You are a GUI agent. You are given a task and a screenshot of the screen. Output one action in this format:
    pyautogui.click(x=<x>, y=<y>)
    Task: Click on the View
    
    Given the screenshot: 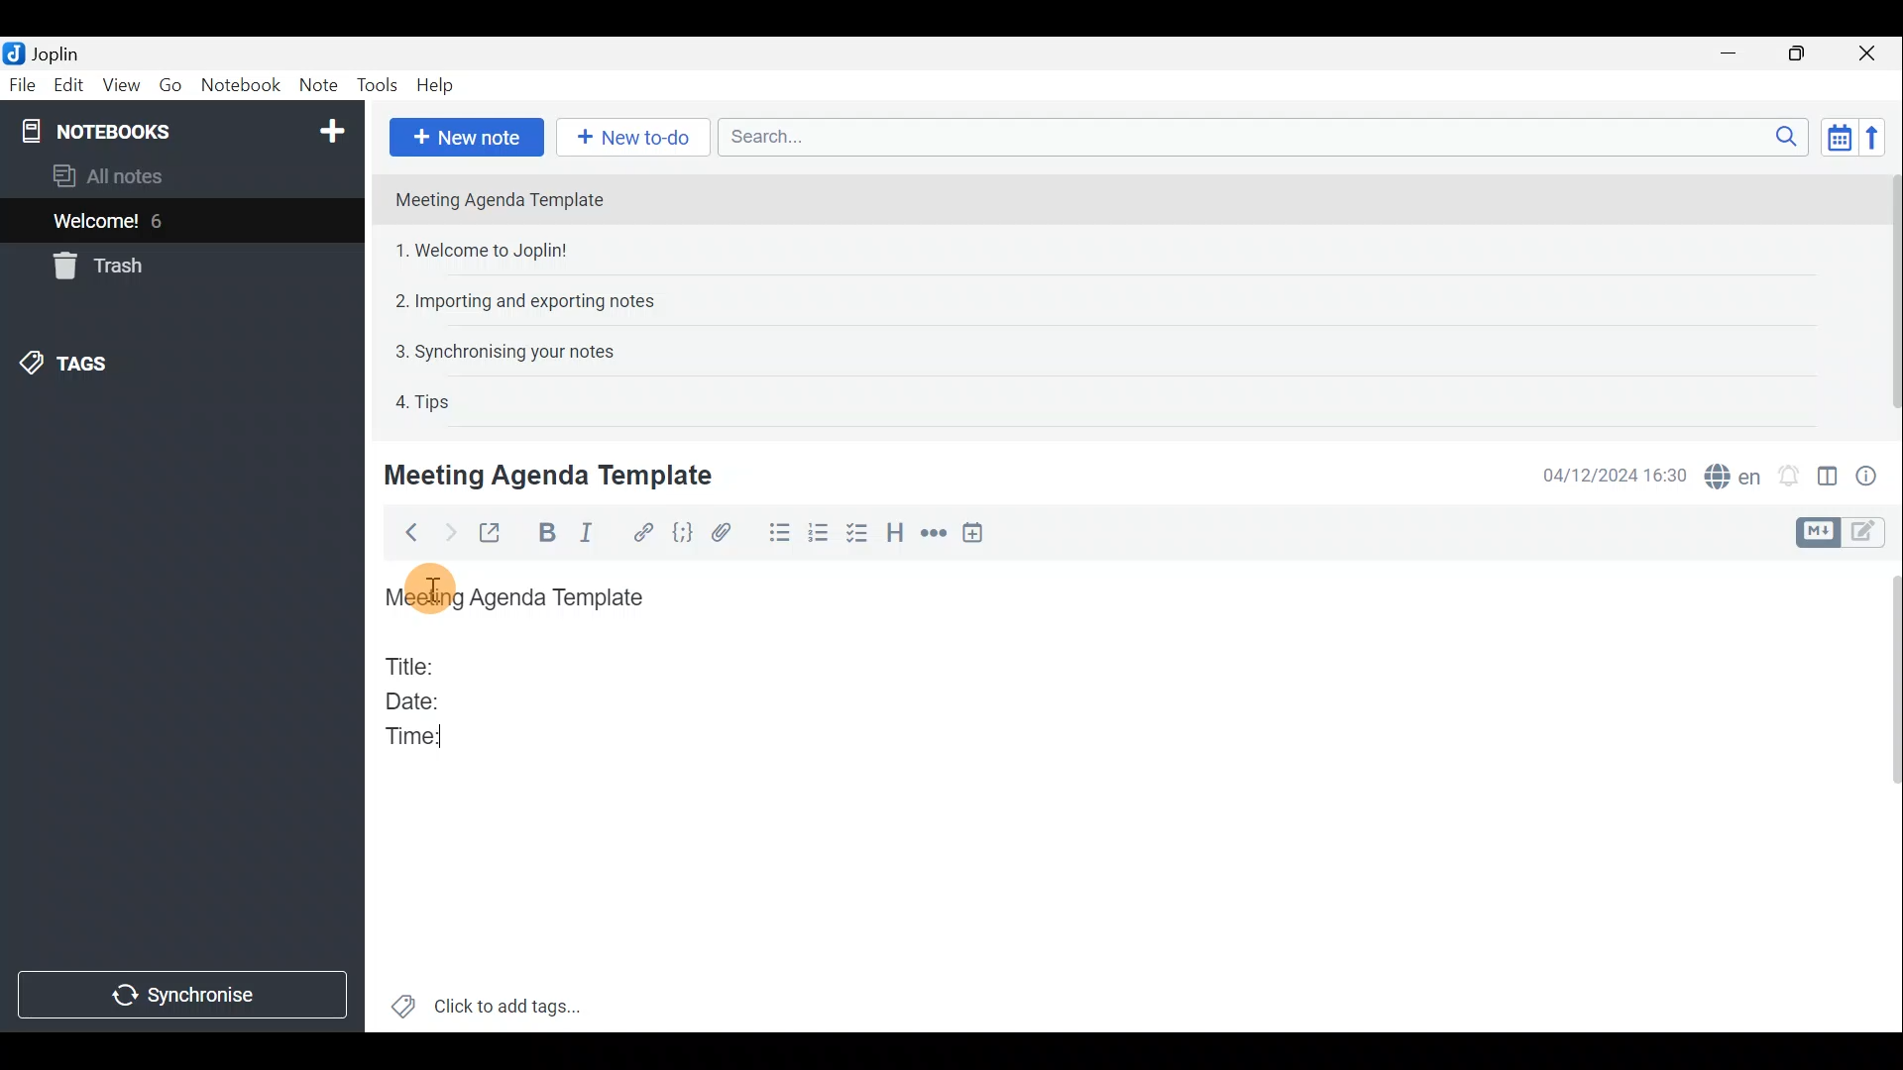 What is the action you would take?
    pyautogui.click(x=118, y=87)
    